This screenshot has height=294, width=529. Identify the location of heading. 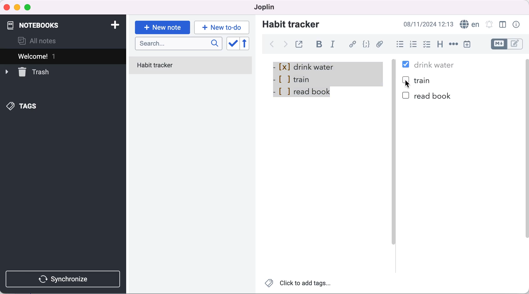
(440, 45).